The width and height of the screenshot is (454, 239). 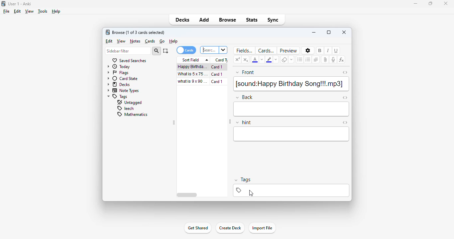 I want to click on logo, so click(x=108, y=32).